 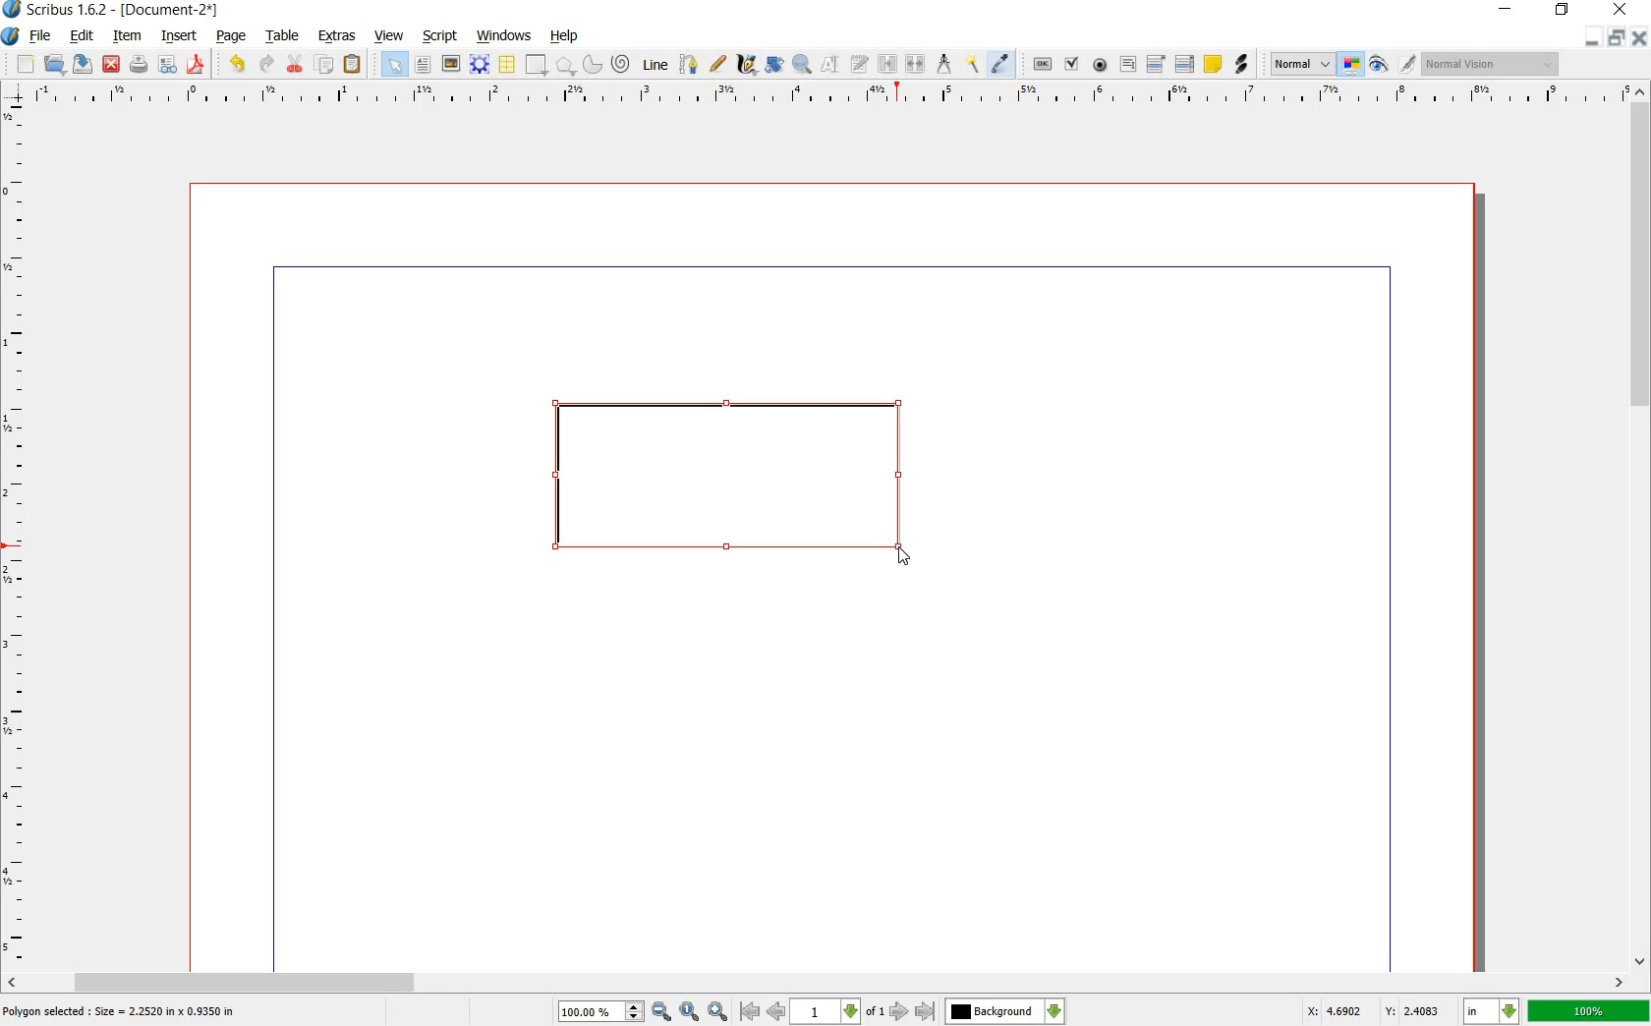 I want to click on BEZIER CURVE, so click(x=691, y=65).